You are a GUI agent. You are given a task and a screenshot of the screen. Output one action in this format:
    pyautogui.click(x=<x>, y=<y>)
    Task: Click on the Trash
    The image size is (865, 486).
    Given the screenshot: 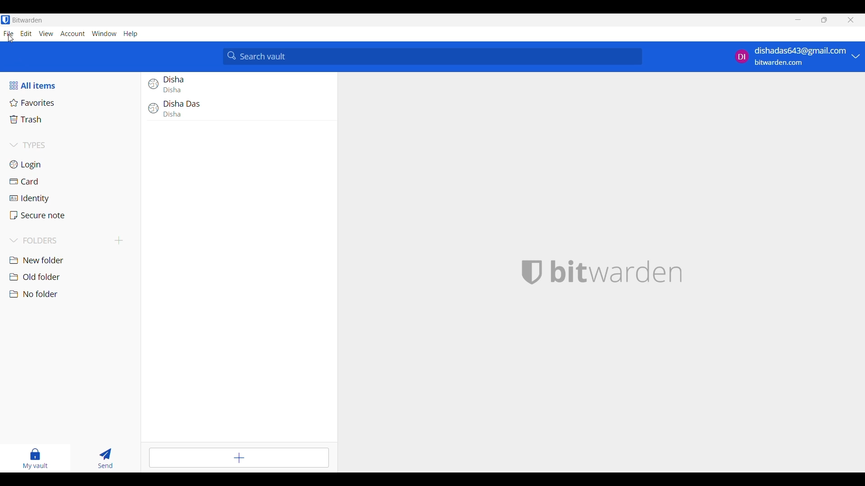 What is the action you would take?
    pyautogui.click(x=73, y=119)
    